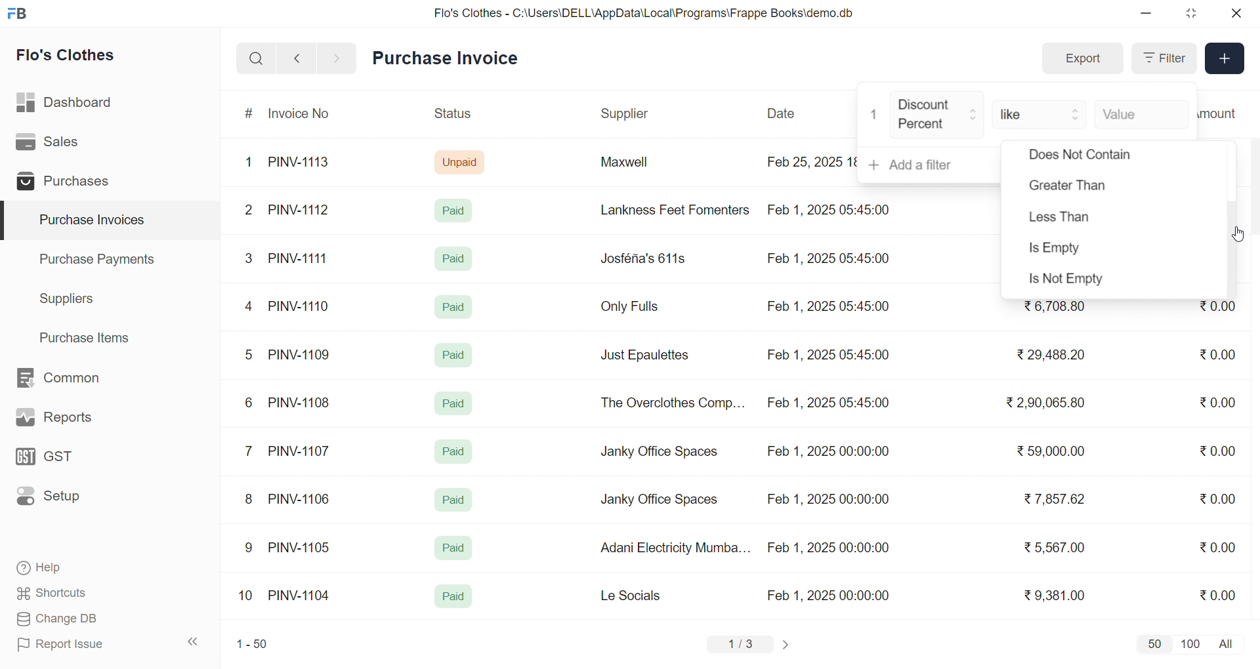 The height and width of the screenshot is (669, 1260). I want to click on Is Not Empty, so click(1078, 281).